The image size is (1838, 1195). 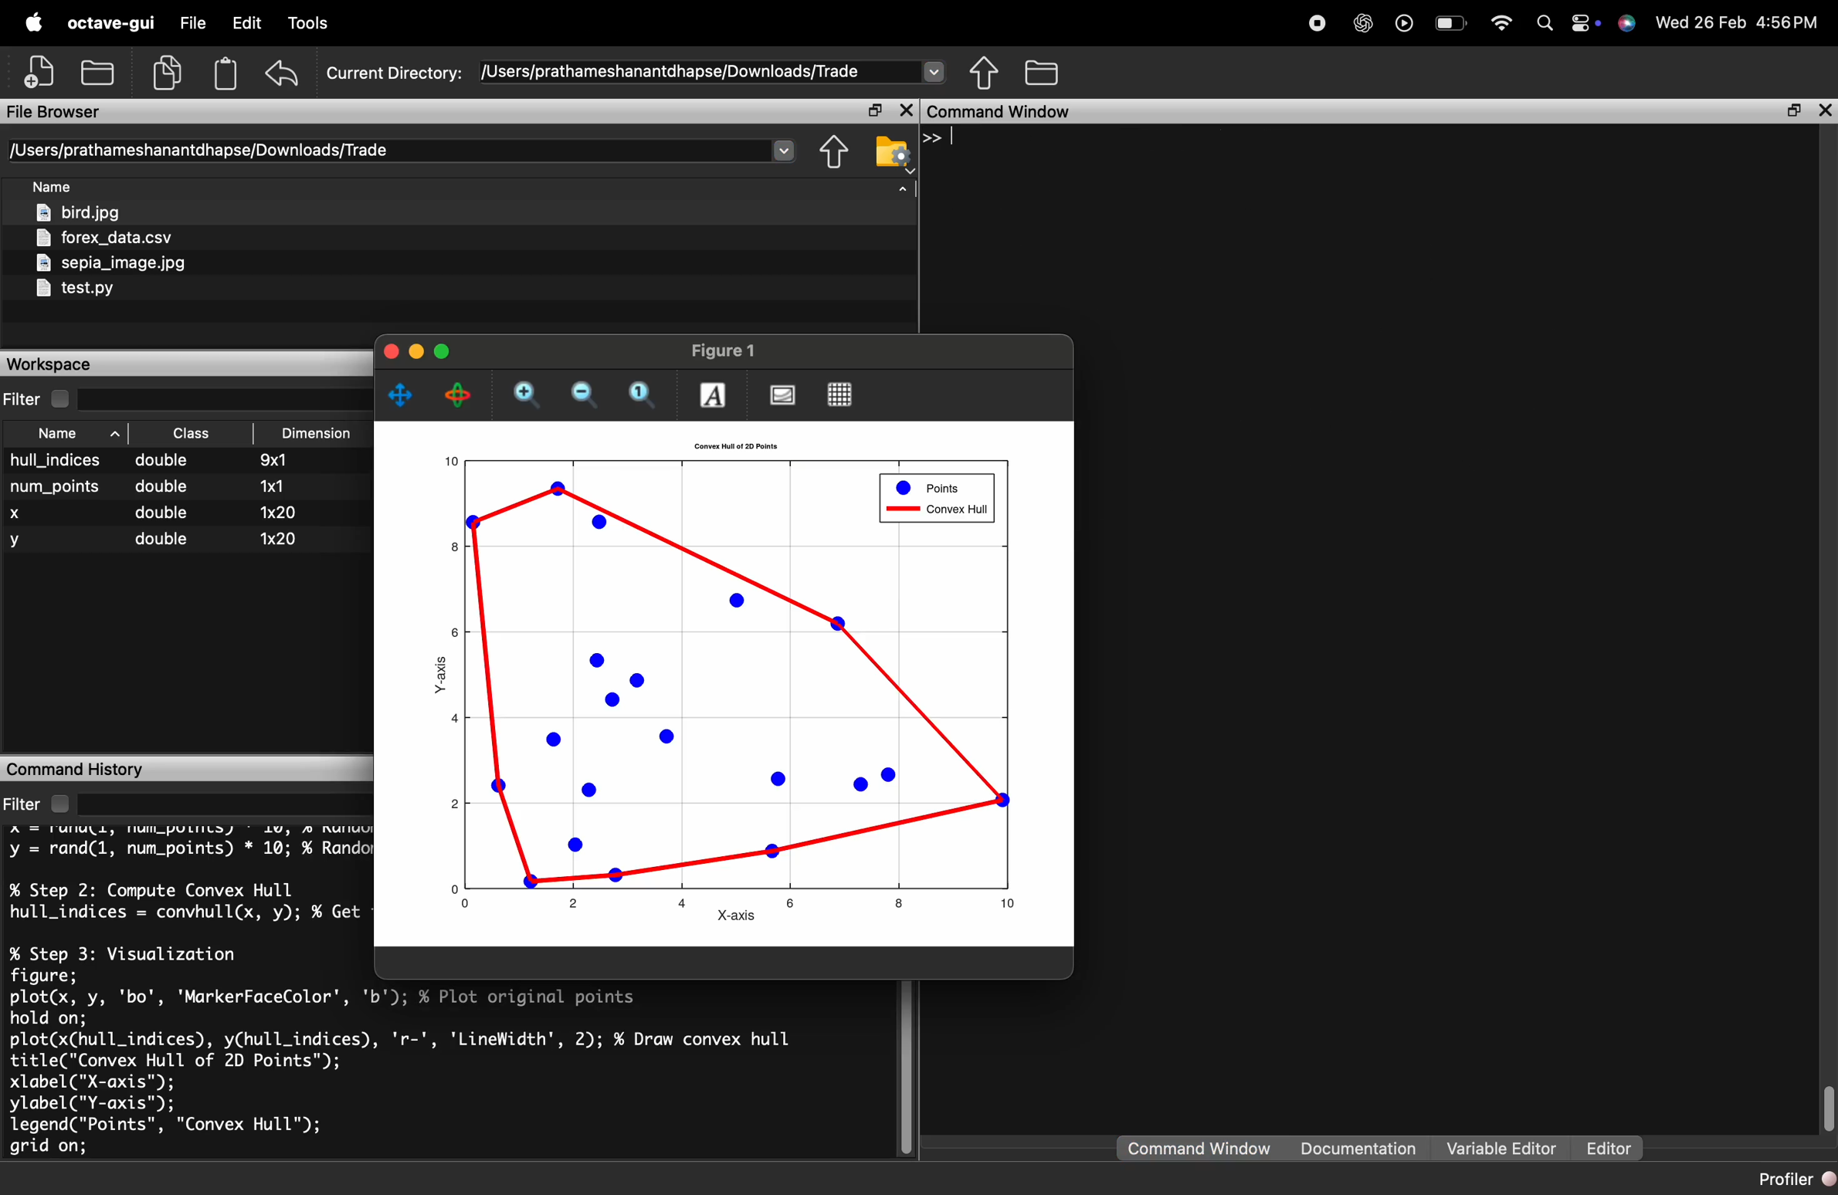 I want to click on forex_data.csv, so click(x=106, y=238).